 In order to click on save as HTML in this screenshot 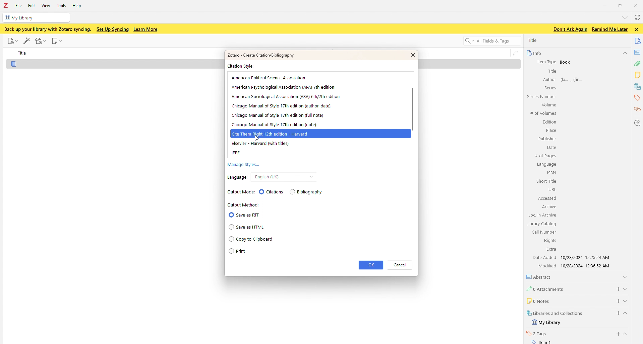, I will do `click(248, 227)`.